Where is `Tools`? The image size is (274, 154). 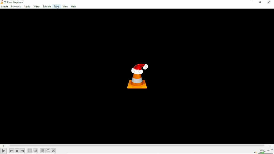 Tools is located at coordinates (57, 6).